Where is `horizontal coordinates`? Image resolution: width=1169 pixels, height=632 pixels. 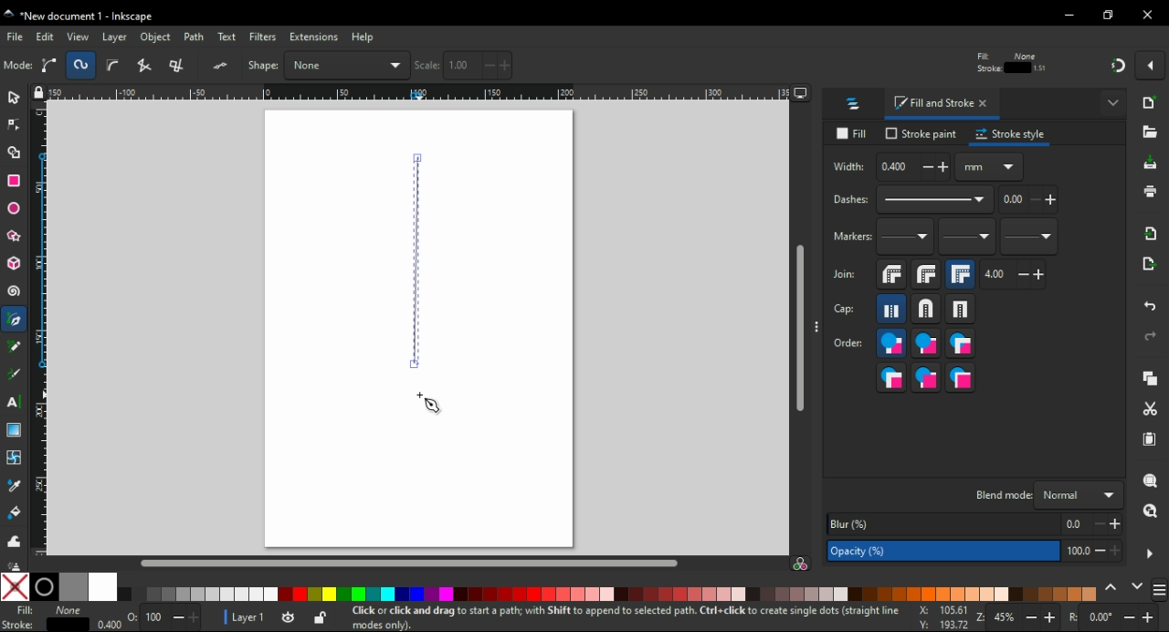 horizontal coordinates is located at coordinates (477, 66).